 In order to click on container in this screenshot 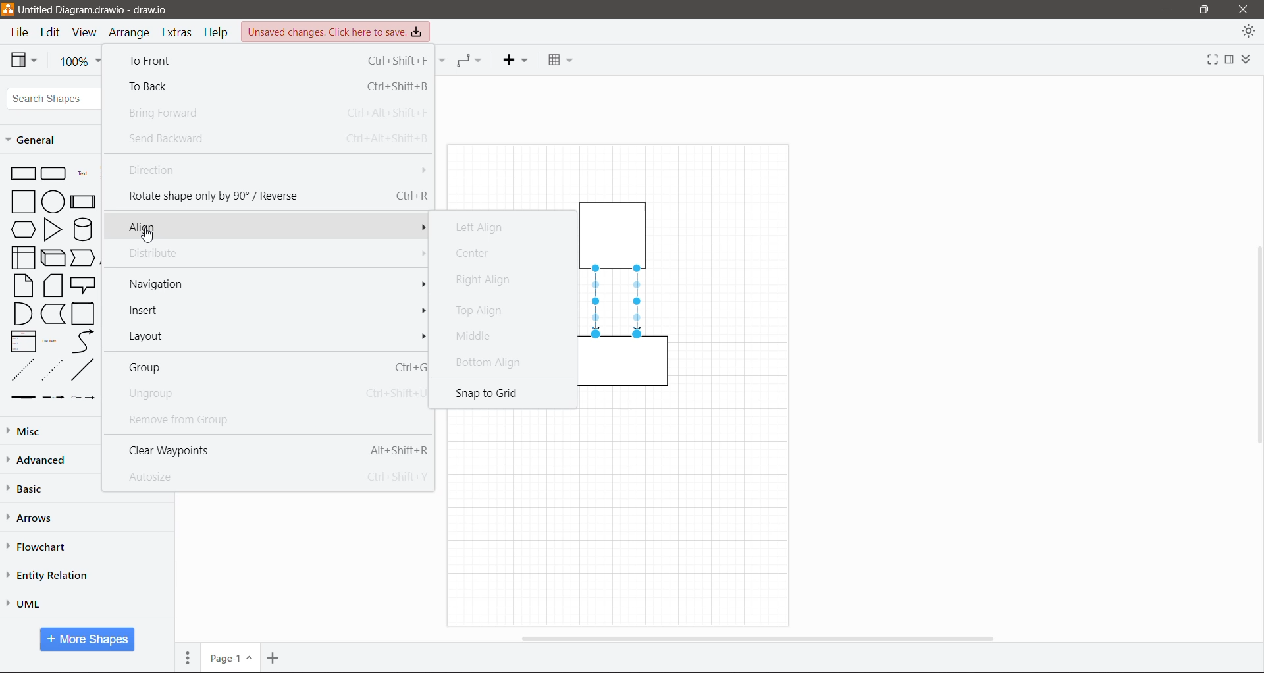, I will do `click(616, 232)`.